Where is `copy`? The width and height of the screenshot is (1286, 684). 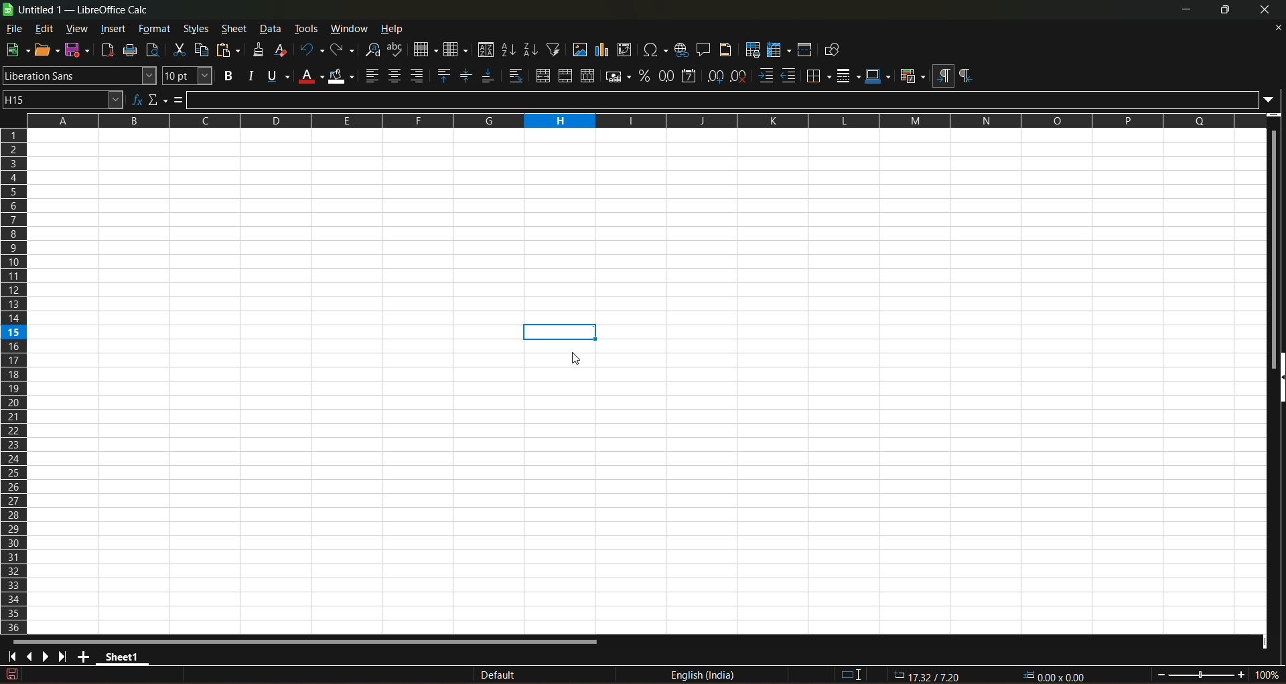 copy is located at coordinates (202, 50).